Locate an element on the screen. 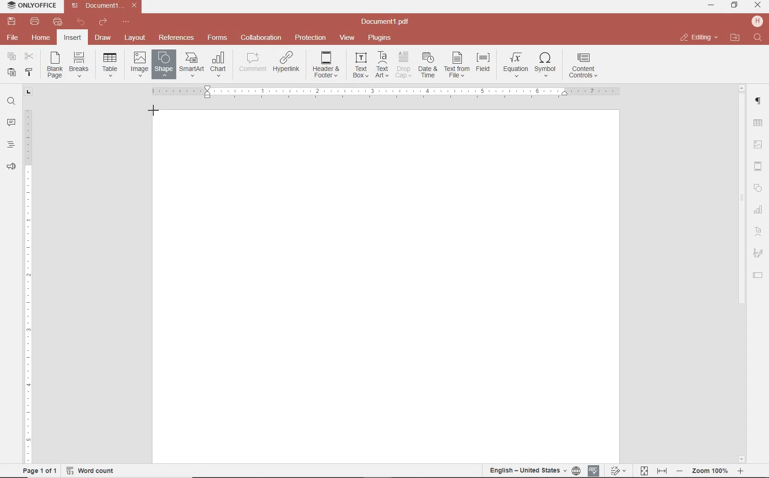 This screenshot has width=769, height=478. undo is located at coordinates (81, 22).